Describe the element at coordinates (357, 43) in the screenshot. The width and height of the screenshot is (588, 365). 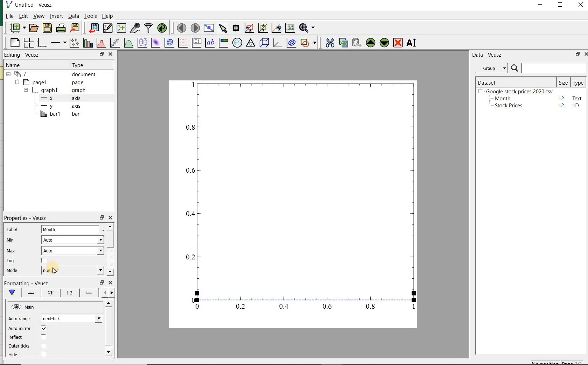
I see `paste widget from the clipboard` at that location.